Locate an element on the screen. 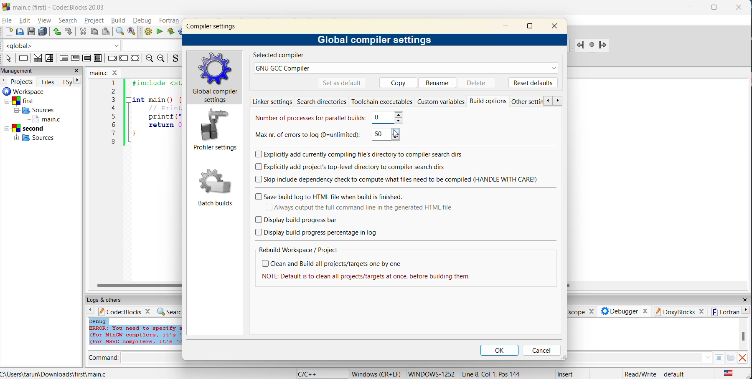 This screenshot has width=752, height=379. profile settings is located at coordinates (216, 130).